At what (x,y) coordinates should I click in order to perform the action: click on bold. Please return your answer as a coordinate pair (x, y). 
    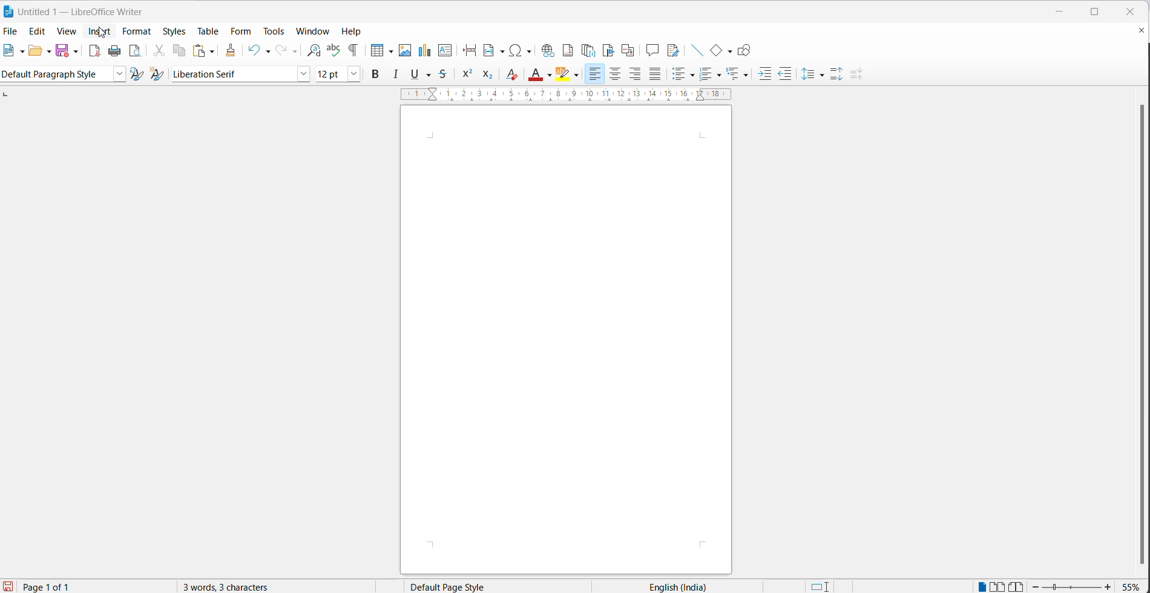
    Looking at the image, I should click on (378, 74).